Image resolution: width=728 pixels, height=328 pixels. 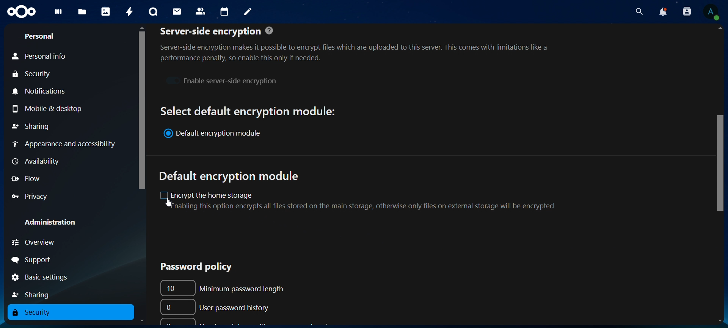 What do you see at coordinates (218, 306) in the screenshot?
I see `user password history` at bounding box center [218, 306].